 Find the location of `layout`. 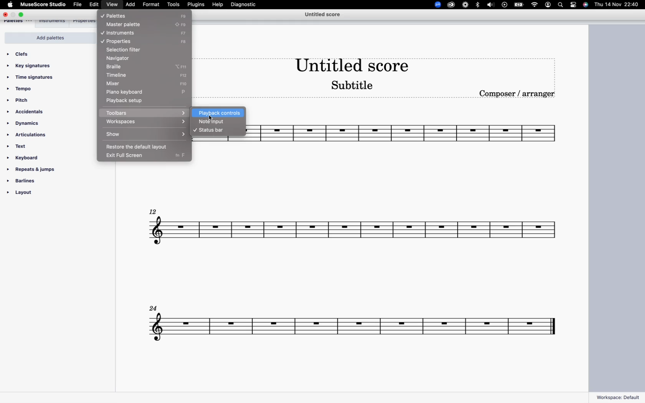

layout is located at coordinates (34, 194).